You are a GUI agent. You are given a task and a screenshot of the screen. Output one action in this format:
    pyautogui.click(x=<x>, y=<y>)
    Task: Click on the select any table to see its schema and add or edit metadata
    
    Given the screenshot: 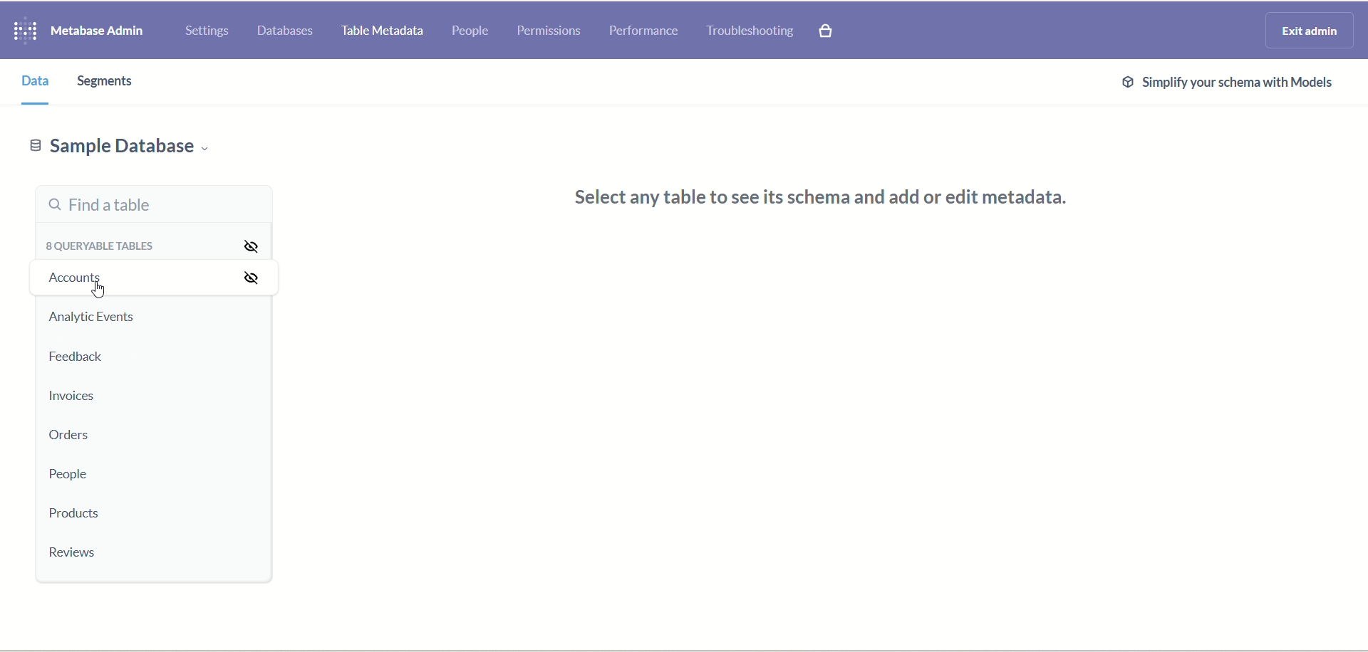 What is the action you would take?
    pyautogui.click(x=830, y=198)
    